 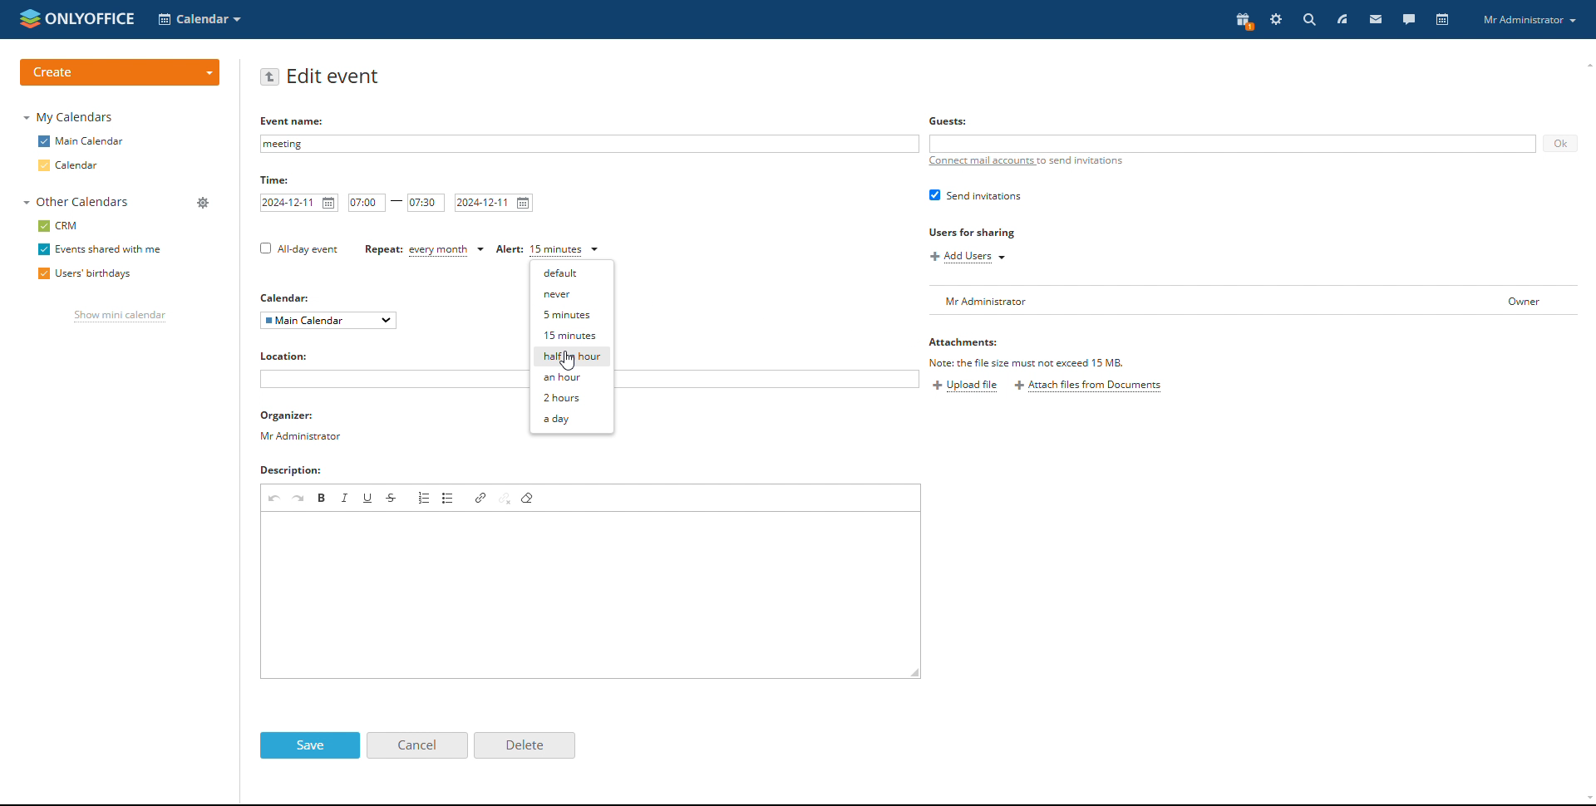 What do you see at coordinates (571, 294) in the screenshot?
I see `never` at bounding box center [571, 294].